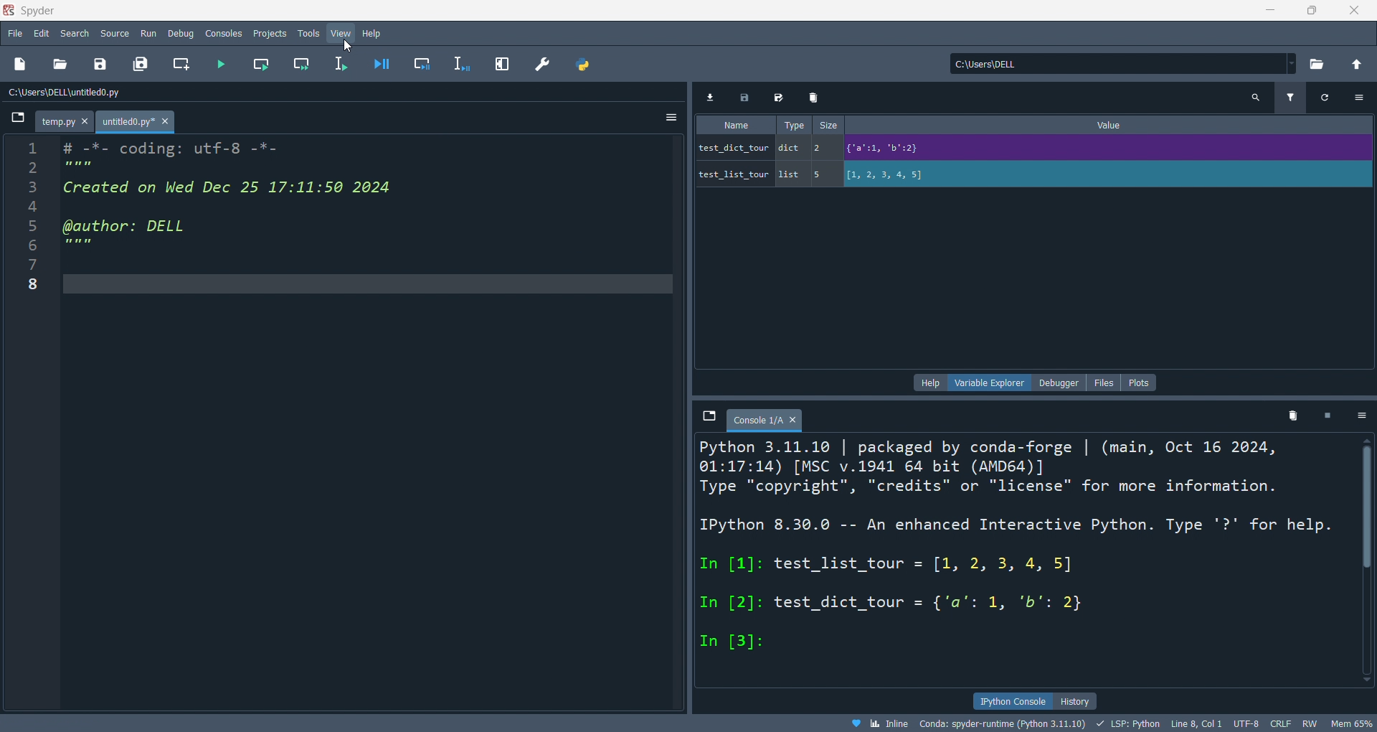 This screenshot has height=732, width=1377. Describe the element at coordinates (541, 65) in the screenshot. I see `preference` at that location.